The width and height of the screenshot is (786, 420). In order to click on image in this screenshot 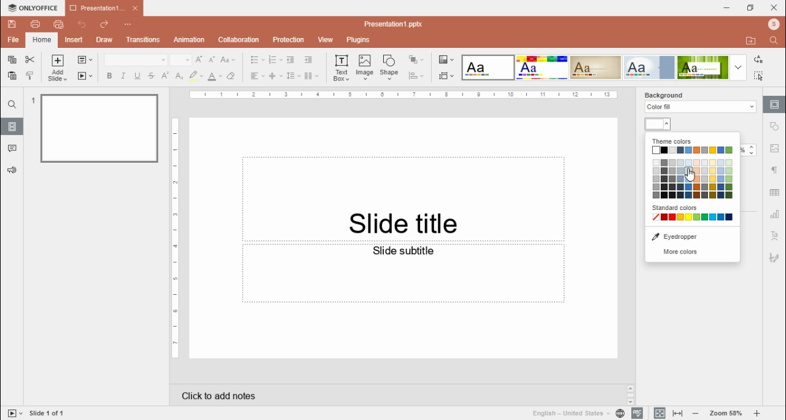, I will do `click(365, 68)`.